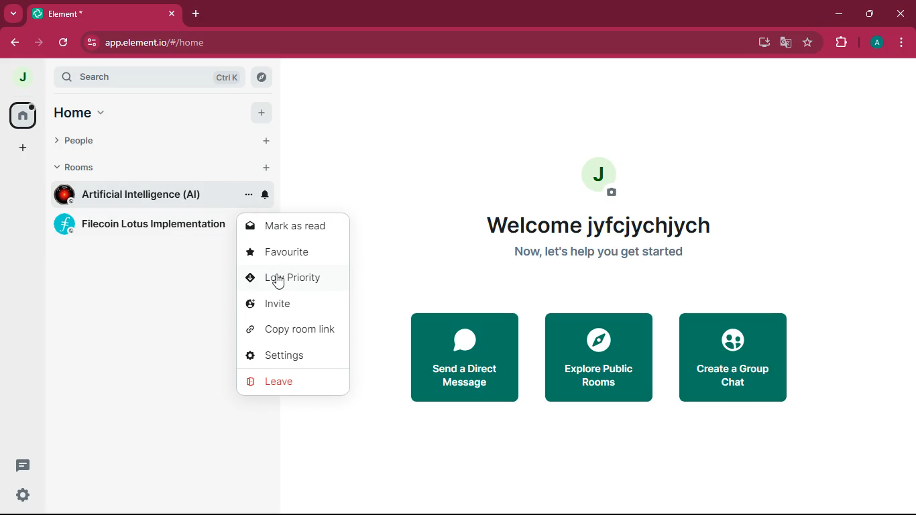 Image resolution: width=916 pixels, height=515 pixels. What do you see at coordinates (147, 78) in the screenshot?
I see `search` at bounding box center [147, 78].